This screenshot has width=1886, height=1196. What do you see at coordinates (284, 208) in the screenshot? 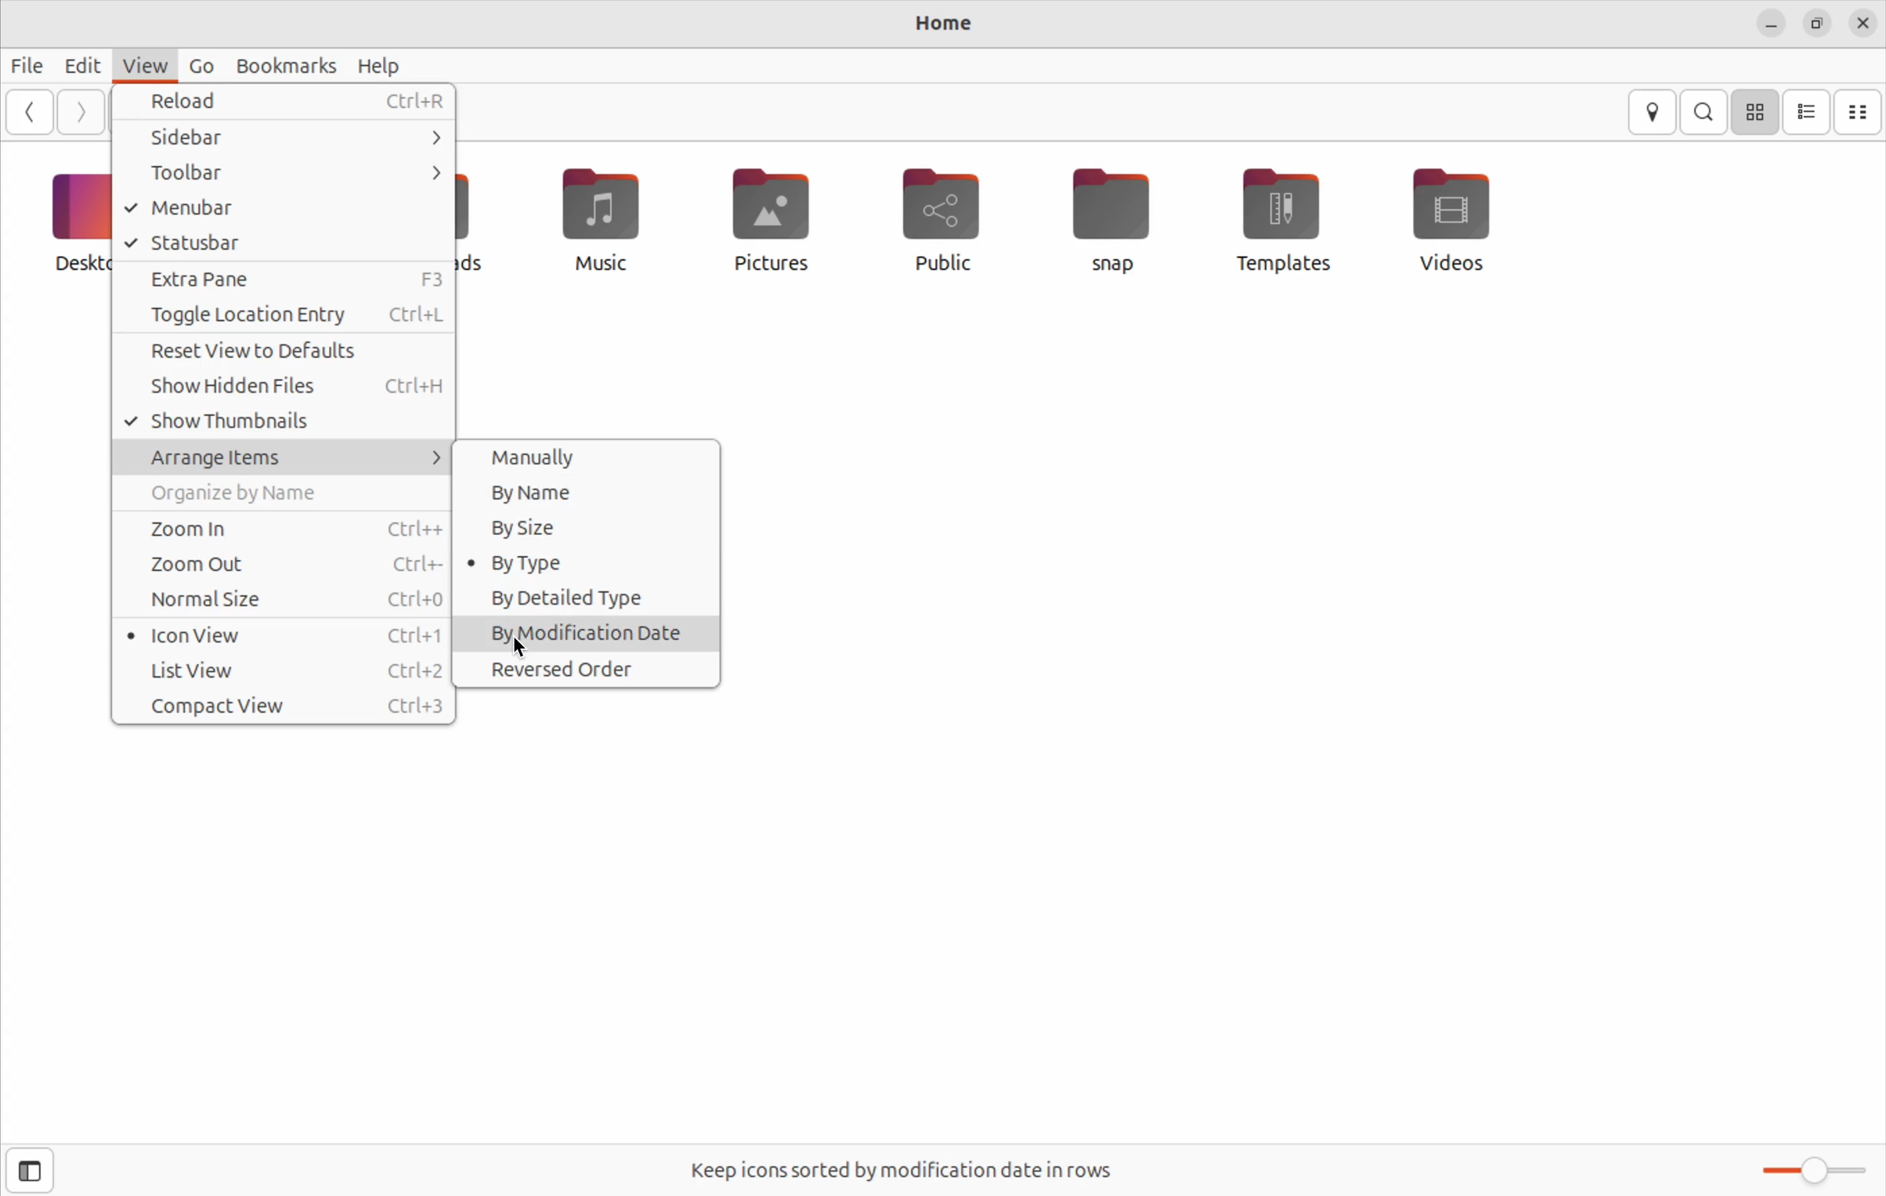
I see `menu bar` at bounding box center [284, 208].